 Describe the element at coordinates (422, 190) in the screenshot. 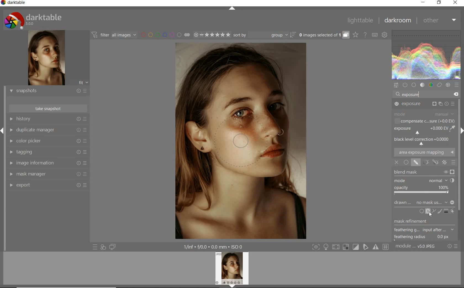

I see `OPACITY` at that location.